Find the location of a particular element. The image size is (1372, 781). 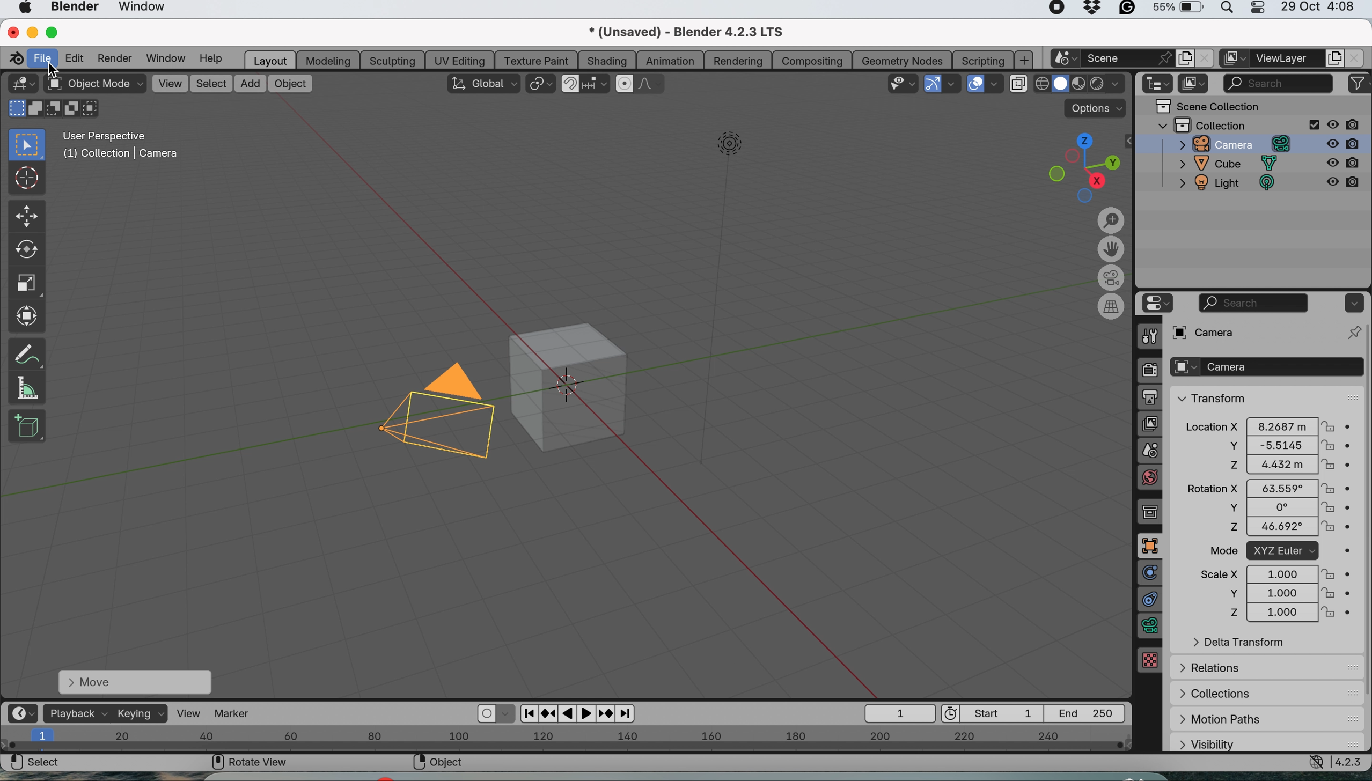

system logo is located at coordinates (25, 9).